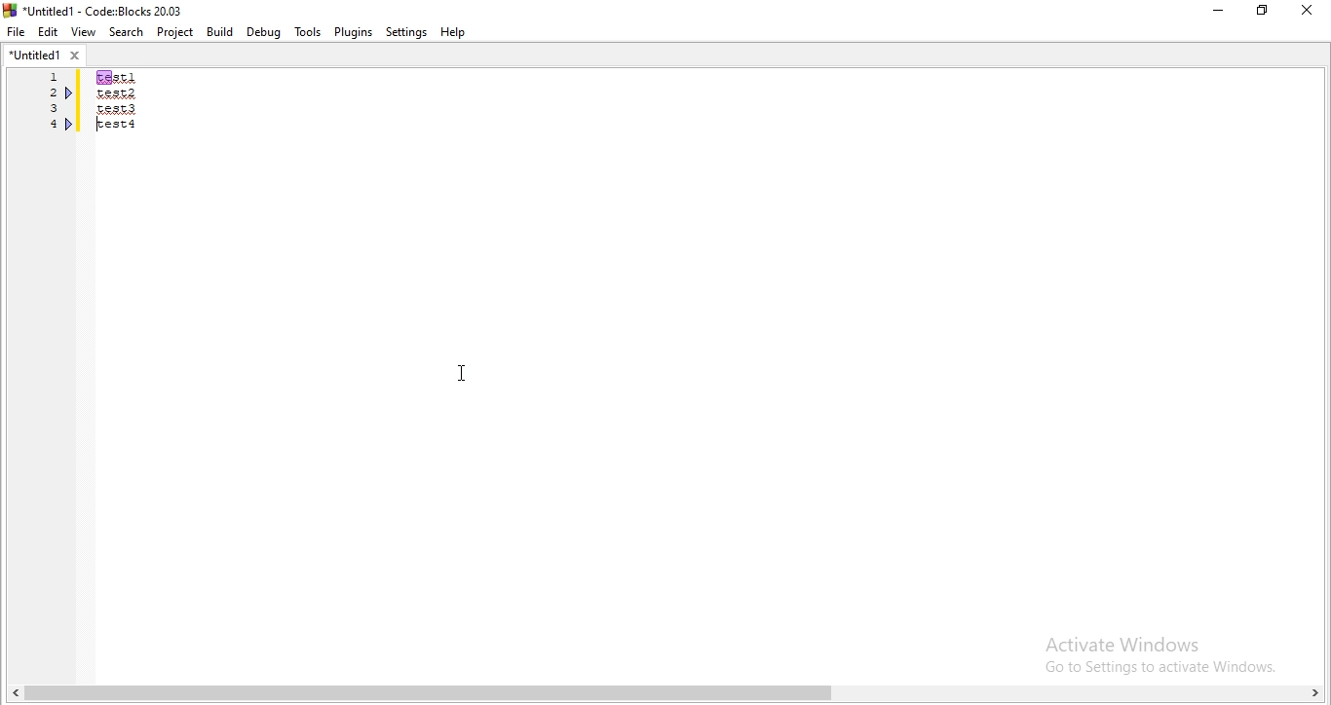 The height and width of the screenshot is (705, 1331). What do you see at coordinates (119, 101) in the screenshot?
I see `test1/test2/test3/test4 ` at bounding box center [119, 101].